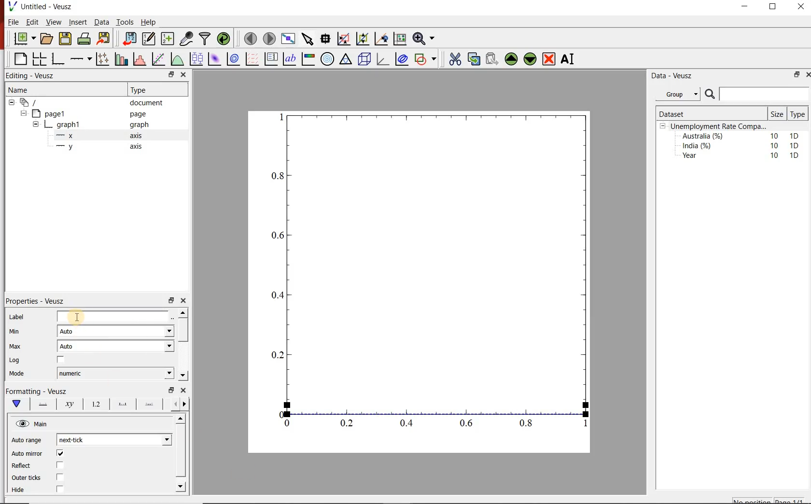 This screenshot has width=811, height=504. I want to click on checkbox, so click(62, 359).